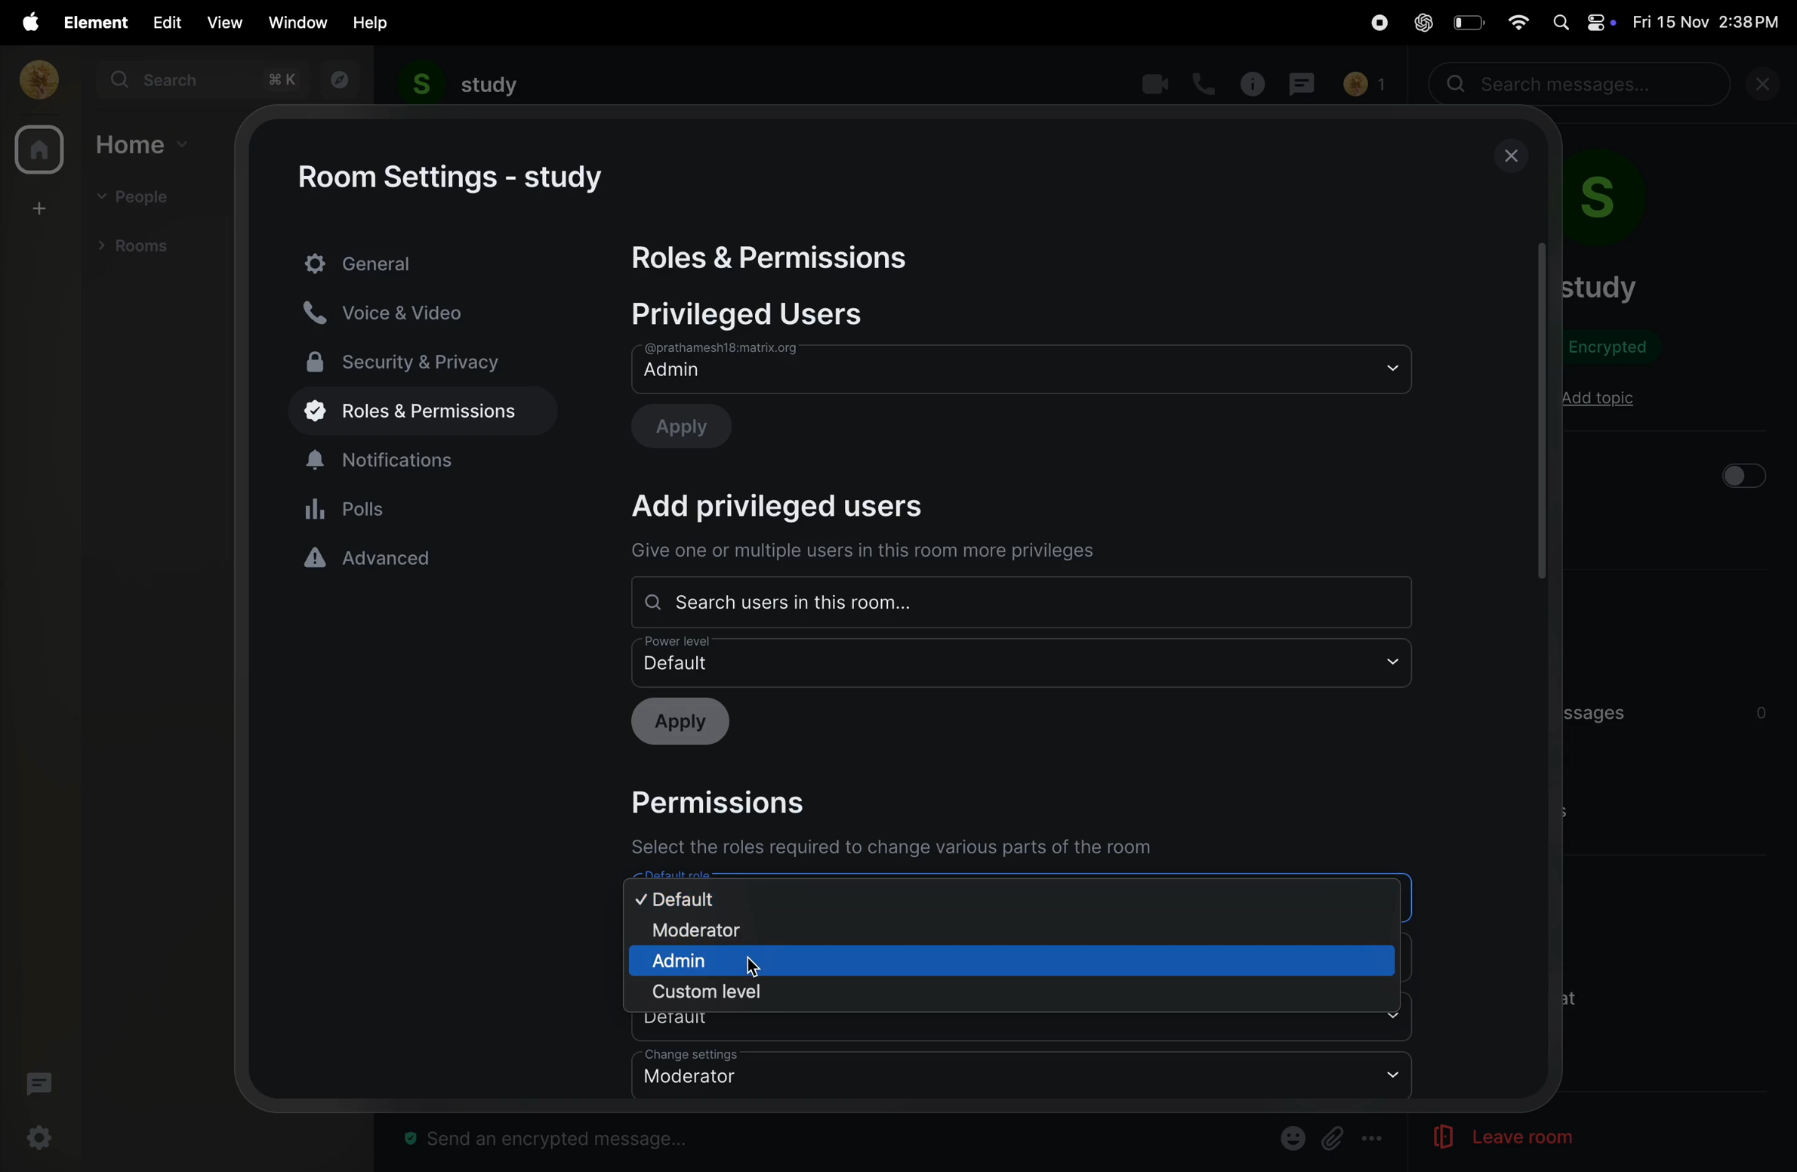 The height and width of the screenshot is (1172, 1797). What do you see at coordinates (1333, 1138) in the screenshot?
I see `` at bounding box center [1333, 1138].